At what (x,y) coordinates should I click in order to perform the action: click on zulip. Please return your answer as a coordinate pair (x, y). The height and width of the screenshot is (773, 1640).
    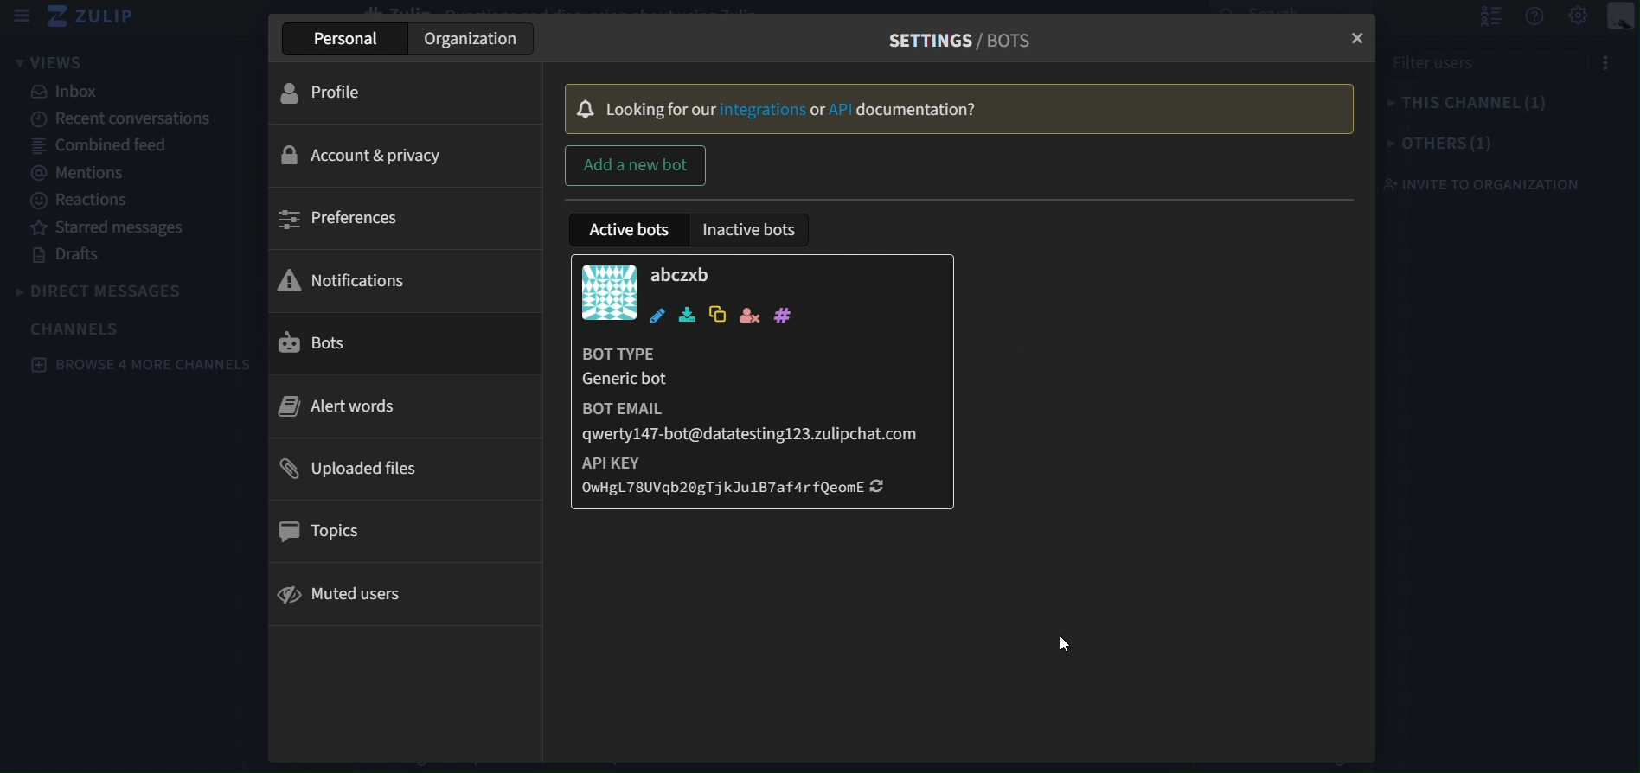
    Looking at the image, I should click on (98, 17).